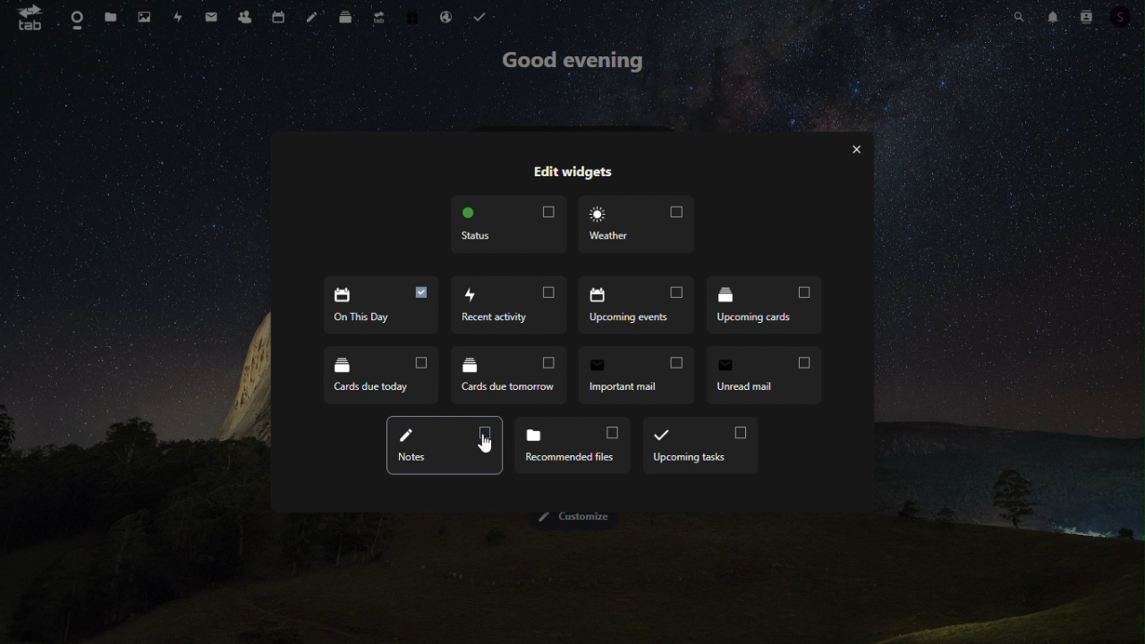  Describe the element at coordinates (1126, 16) in the screenshot. I see `Account icon` at that location.